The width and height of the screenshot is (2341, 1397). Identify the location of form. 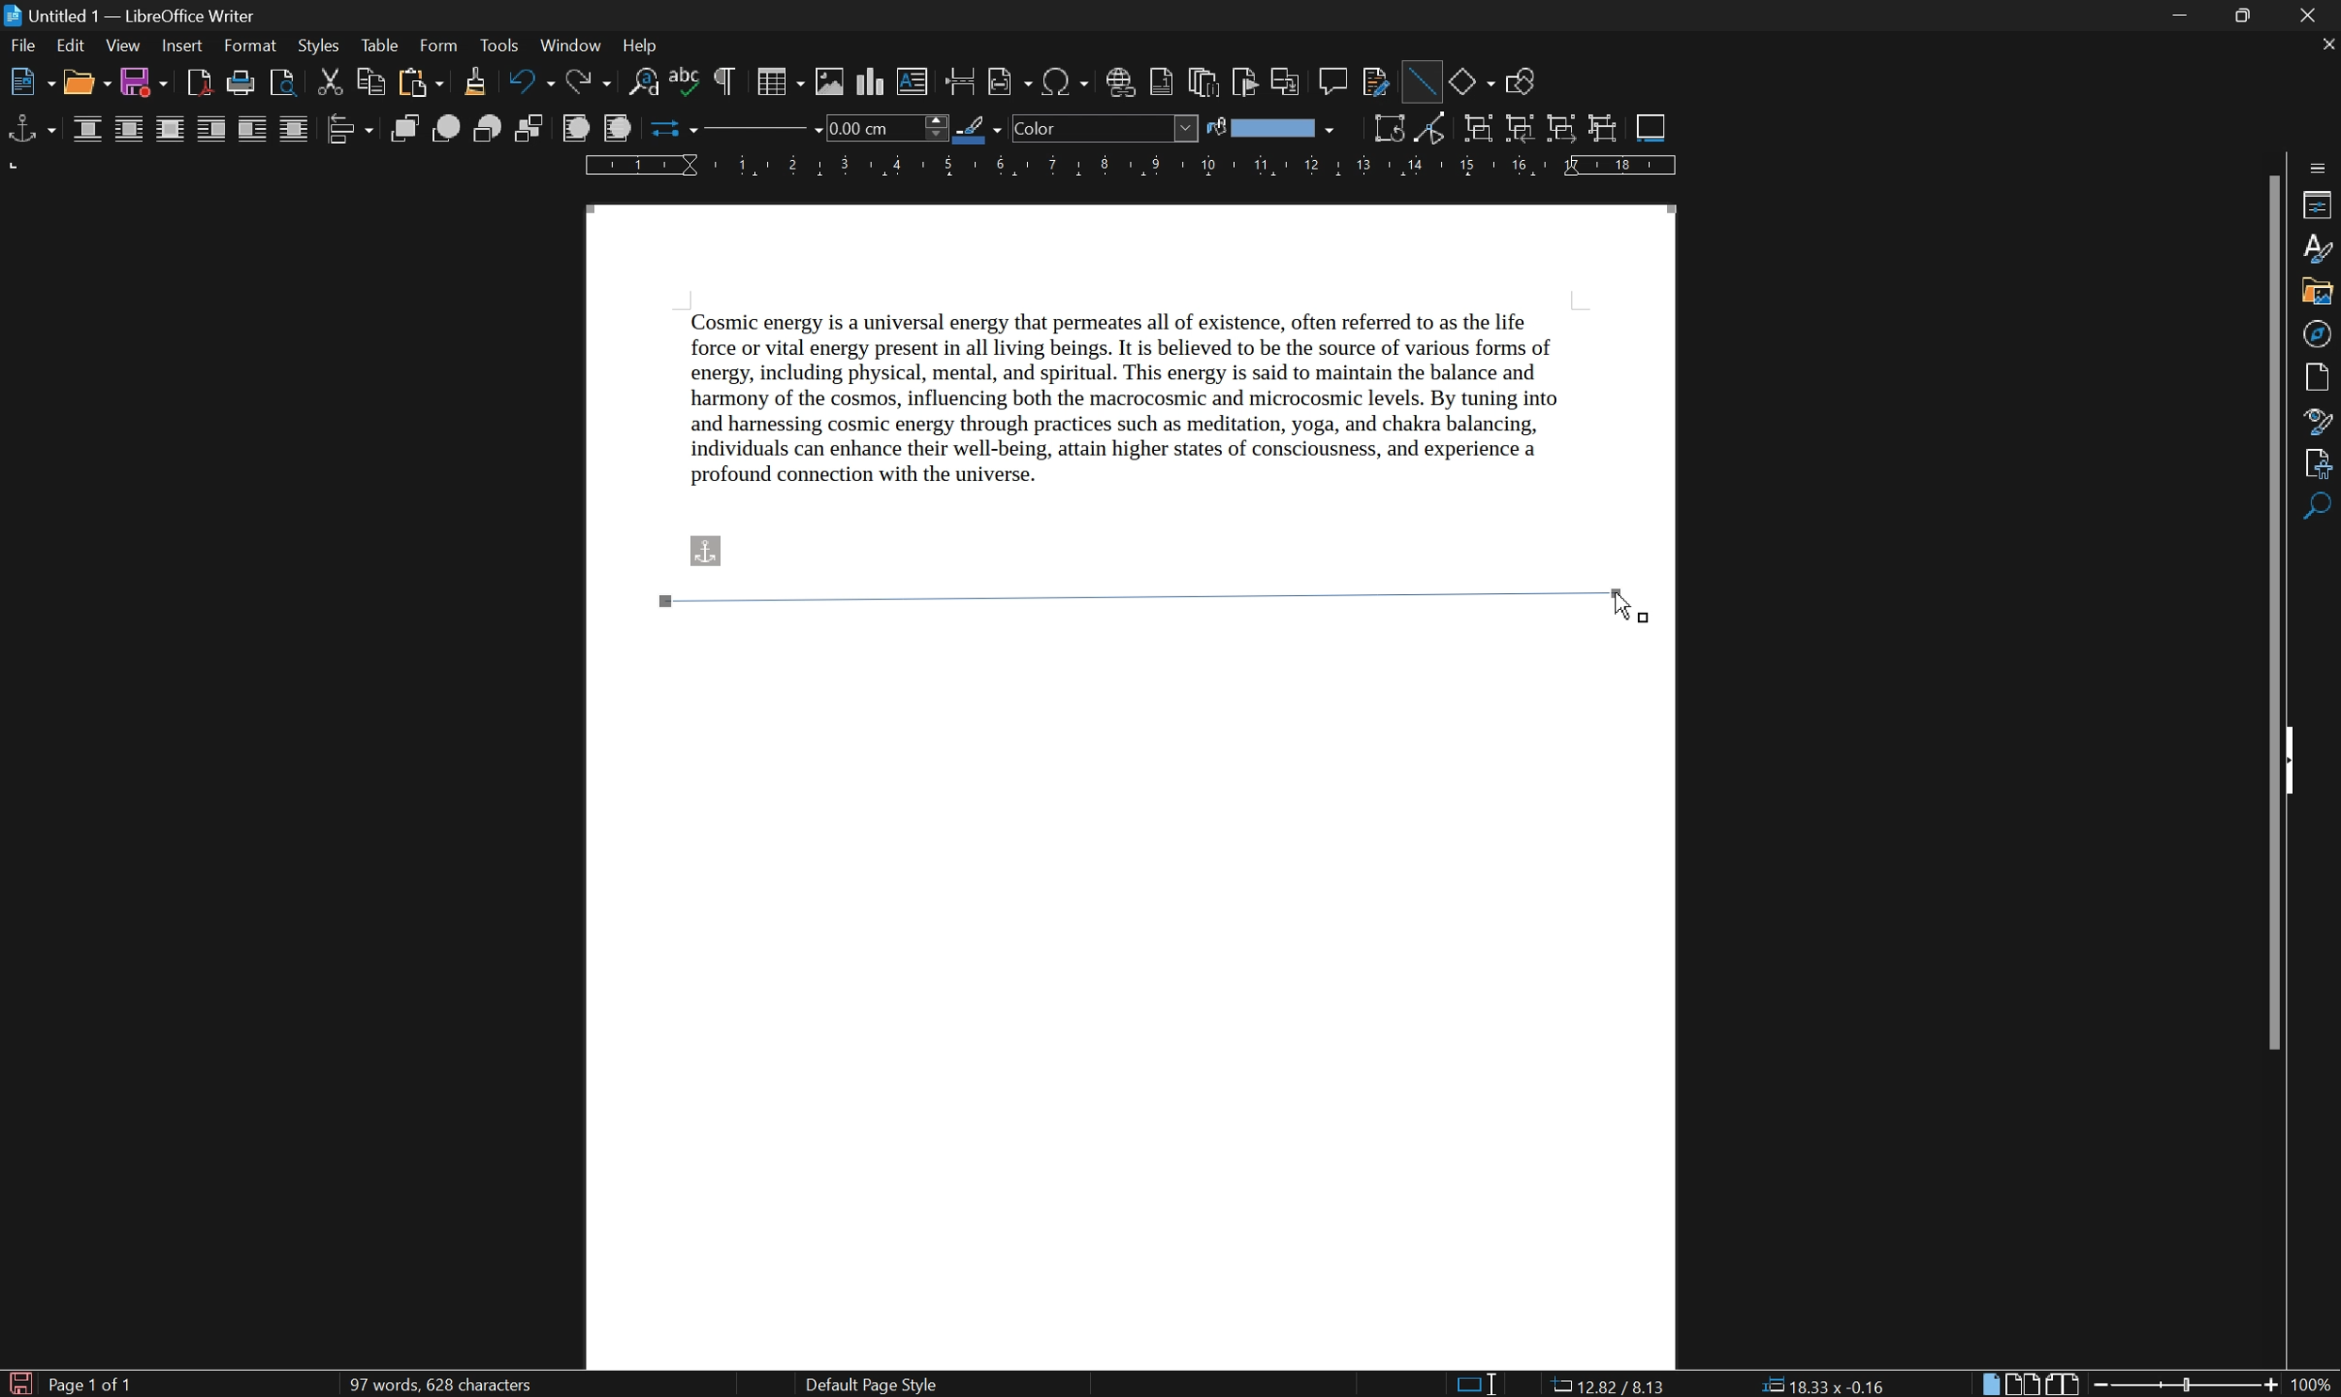
(441, 45).